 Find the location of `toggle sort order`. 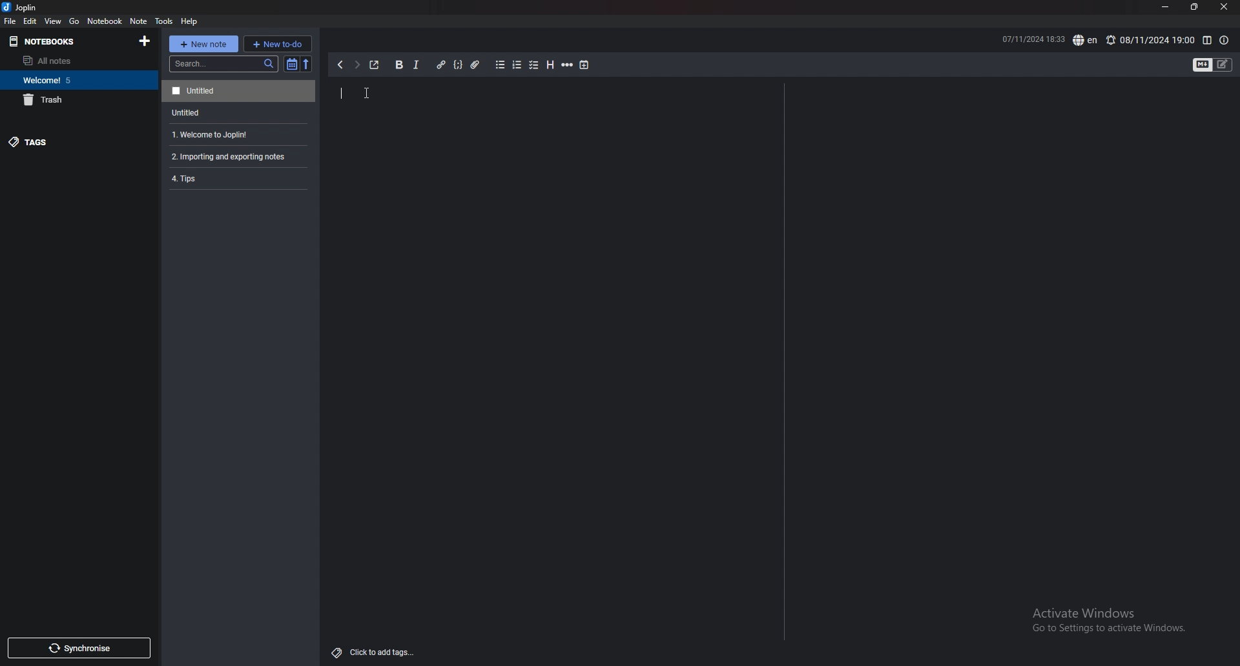

toggle sort order is located at coordinates (292, 64).